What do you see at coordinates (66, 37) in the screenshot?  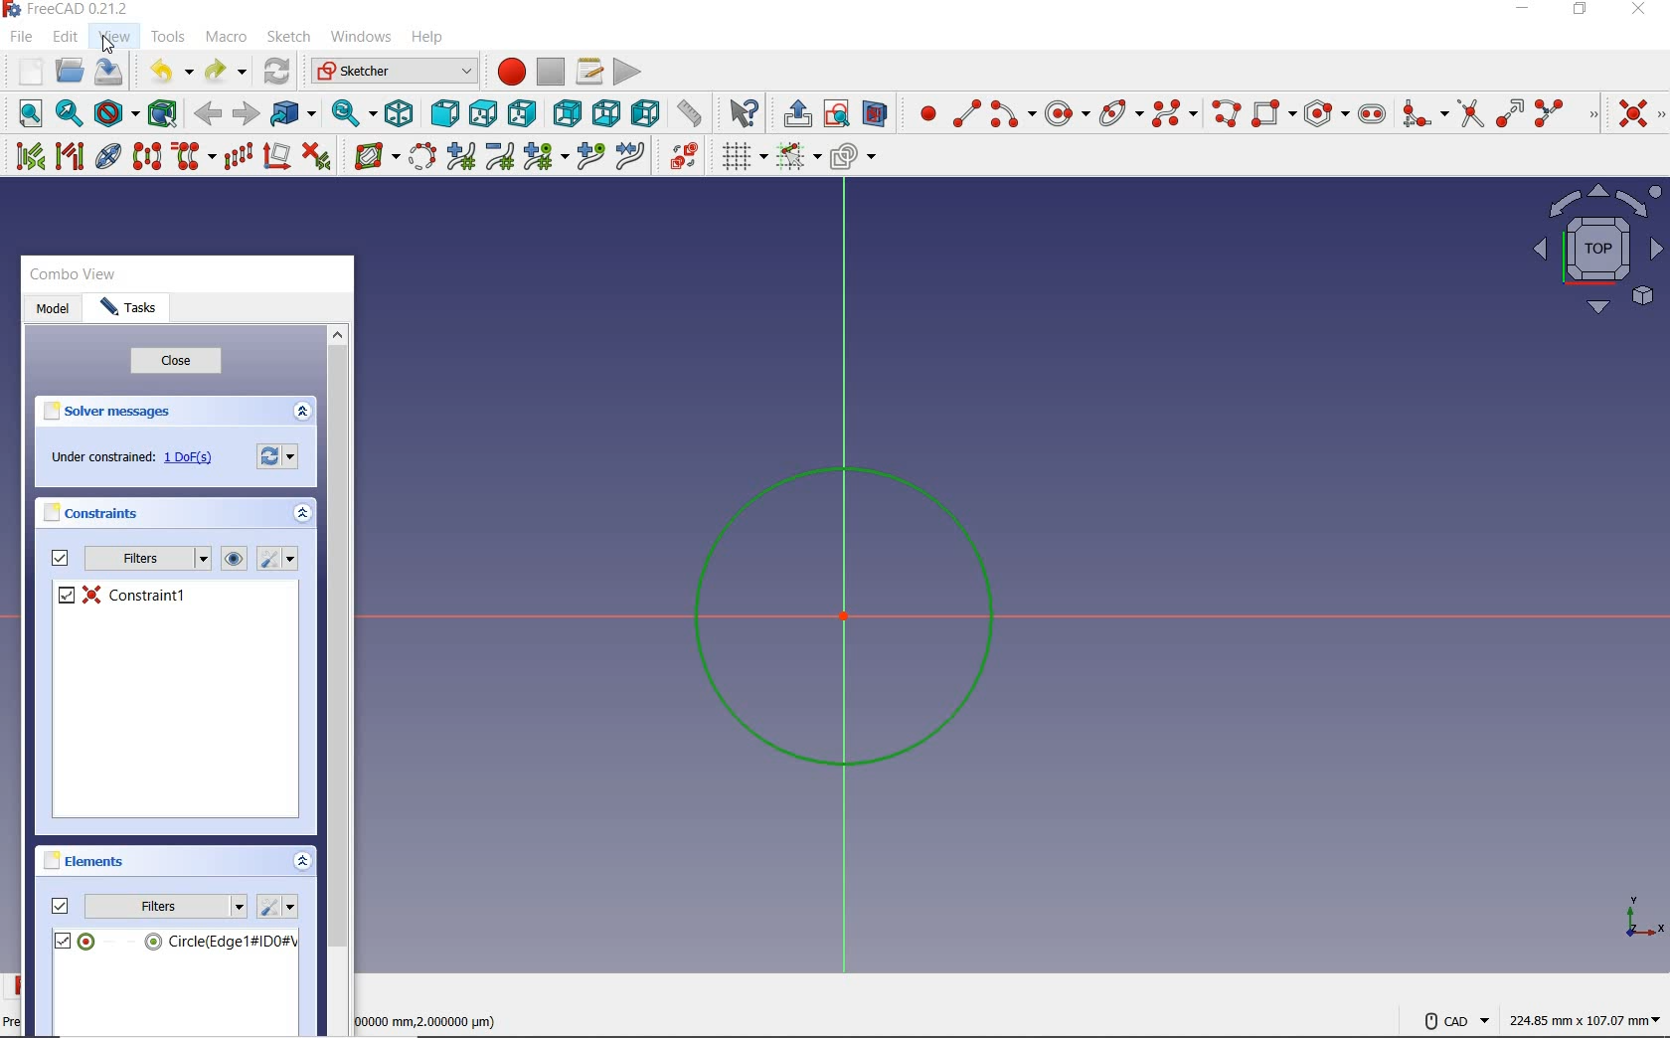 I see `edit` at bounding box center [66, 37].